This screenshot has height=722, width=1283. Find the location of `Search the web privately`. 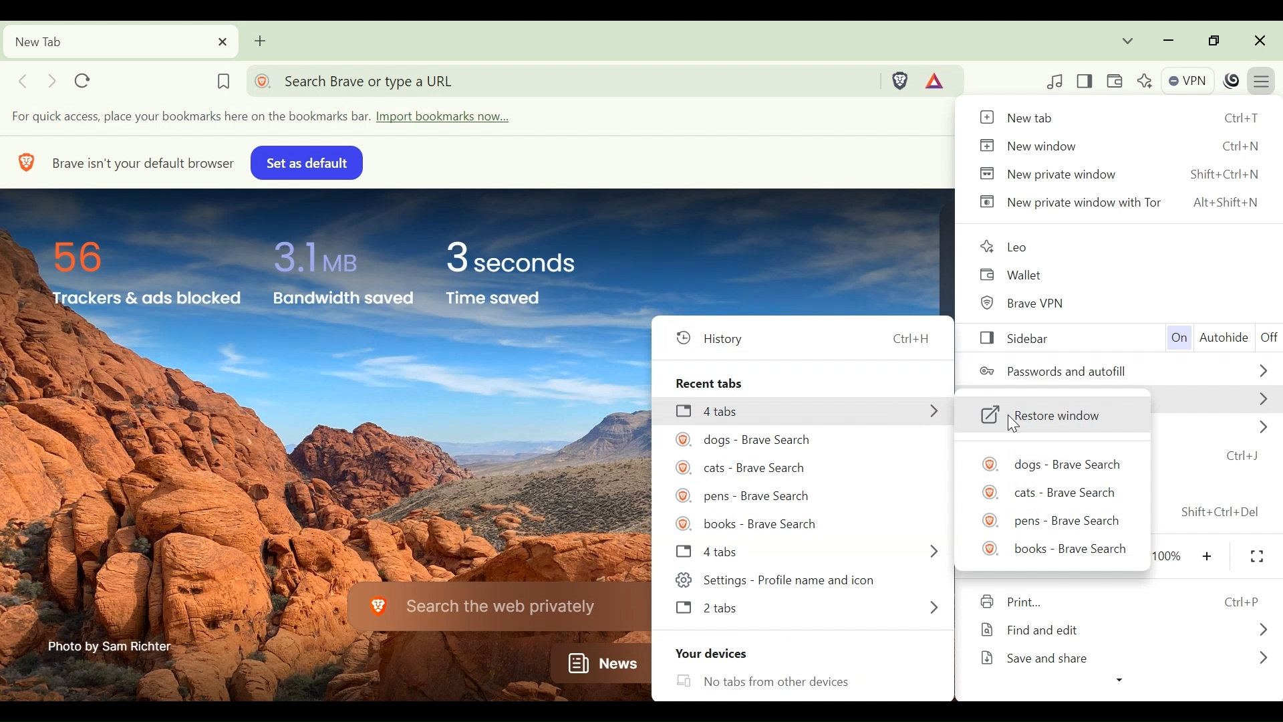

Search the web privately is located at coordinates (478, 607).